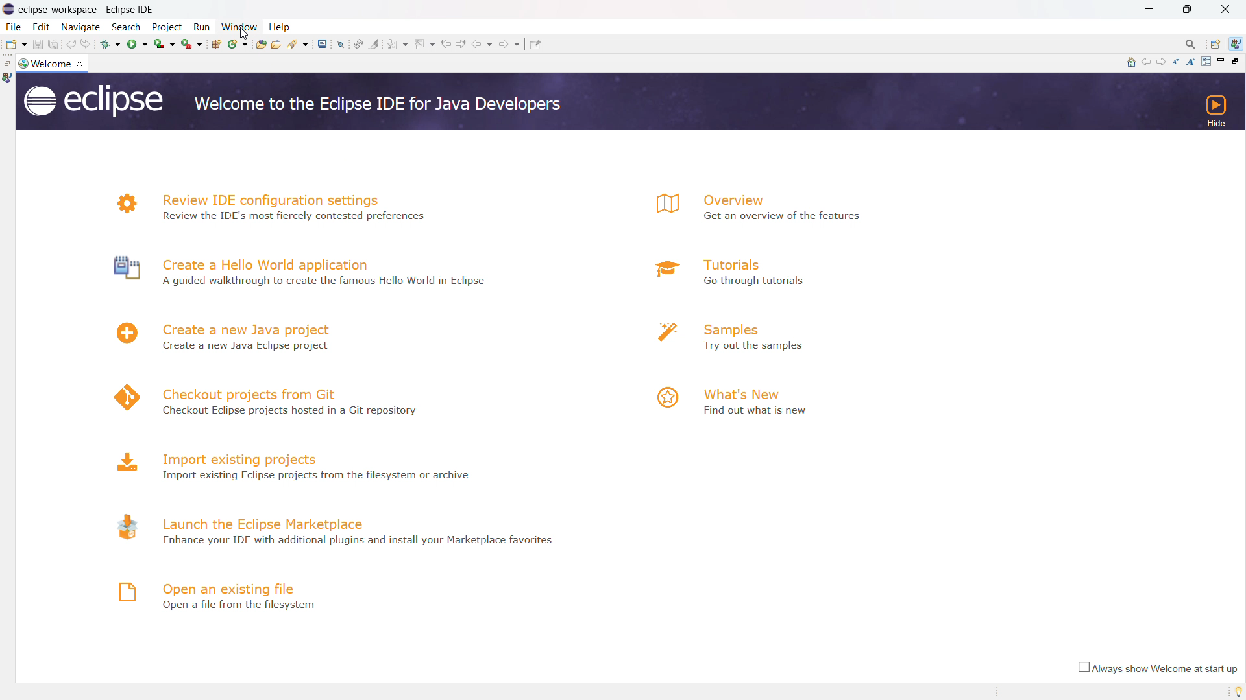 Image resolution: width=1246 pixels, height=700 pixels. What do you see at coordinates (375, 44) in the screenshot?
I see `toggle ant mark occurances` at bounding box center [375, 44].